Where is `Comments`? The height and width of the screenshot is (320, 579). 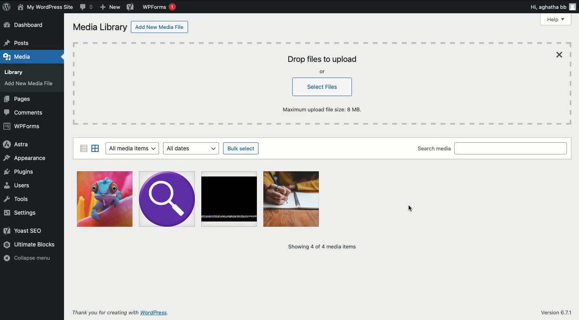 Comments is located at coordinates (87, 7).